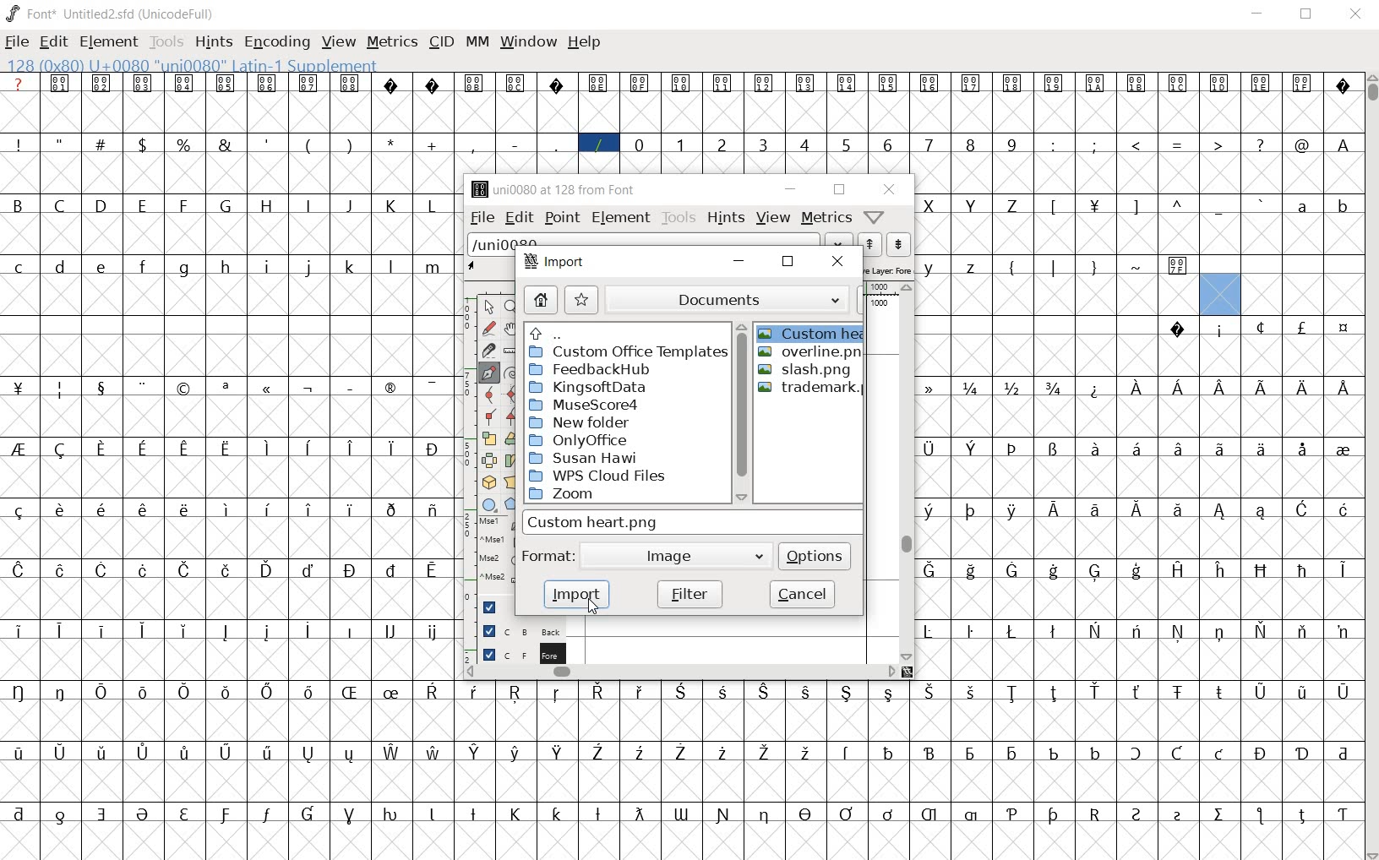  Describe the element at coordinates (1261, 449) in the screenshot. I see `glyph` at that location.